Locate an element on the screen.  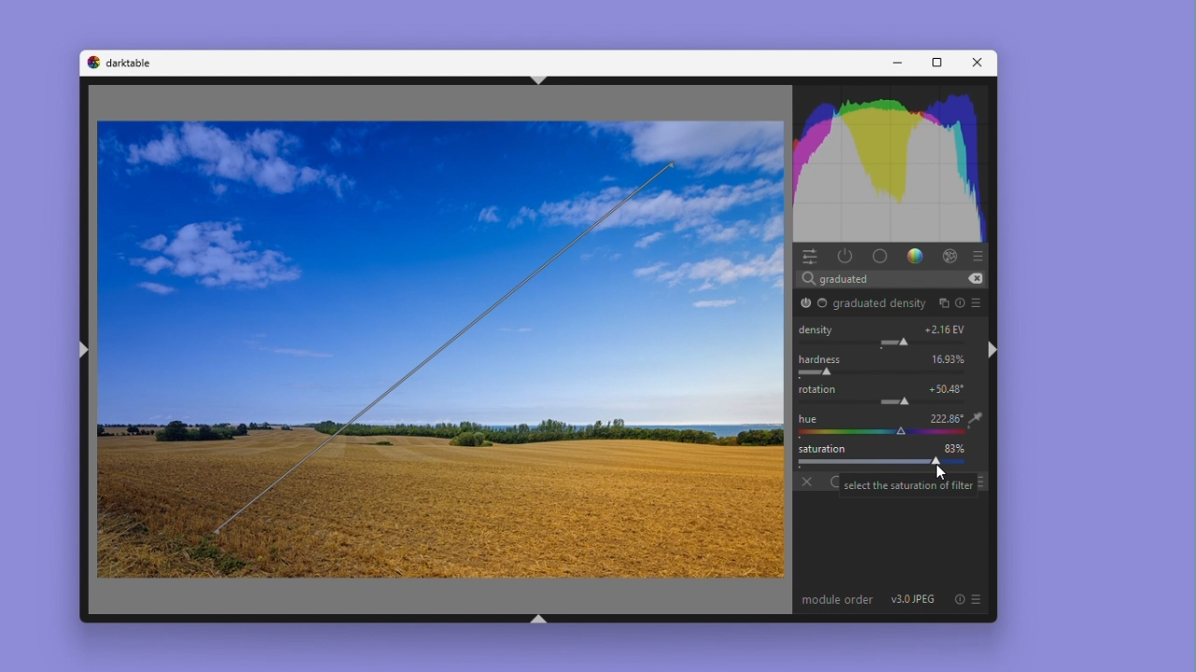
shift+ctrl+b is located at coordinates (540, 621).